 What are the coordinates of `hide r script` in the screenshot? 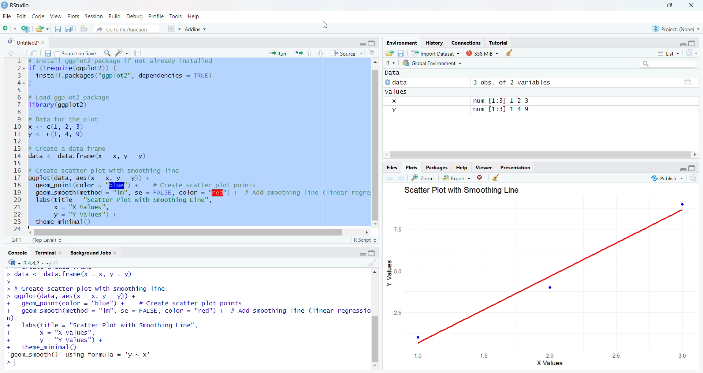 It's located at (361, 253).